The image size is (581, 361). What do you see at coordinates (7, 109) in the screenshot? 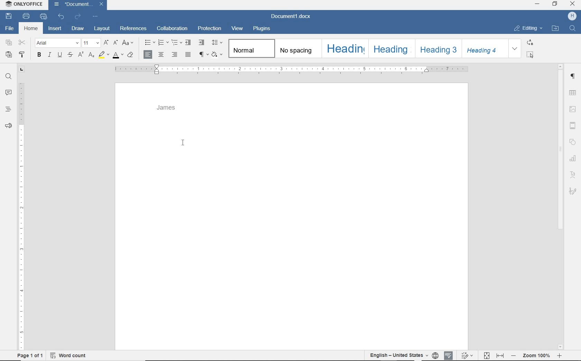
I see `headings` at bounding box center [7, 109].